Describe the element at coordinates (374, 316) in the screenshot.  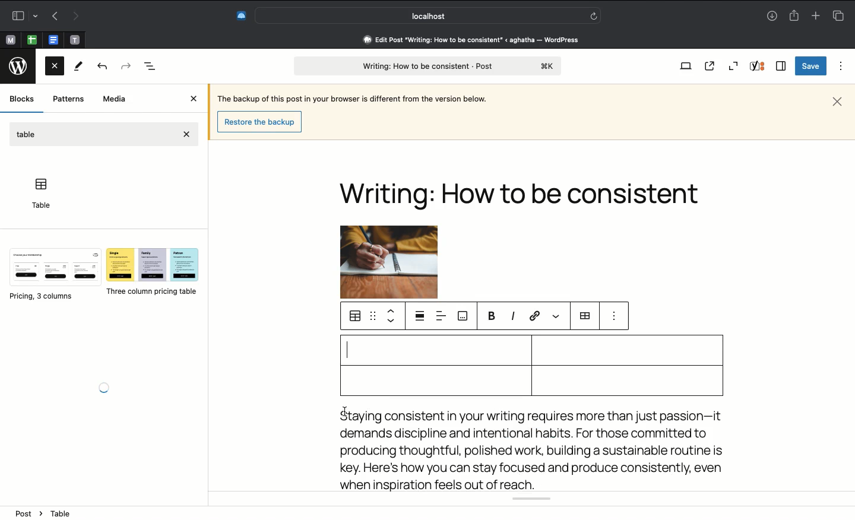
I see `Drag` at that location.